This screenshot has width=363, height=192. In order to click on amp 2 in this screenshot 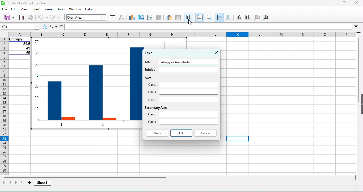, I will do `click(109, 118)`.